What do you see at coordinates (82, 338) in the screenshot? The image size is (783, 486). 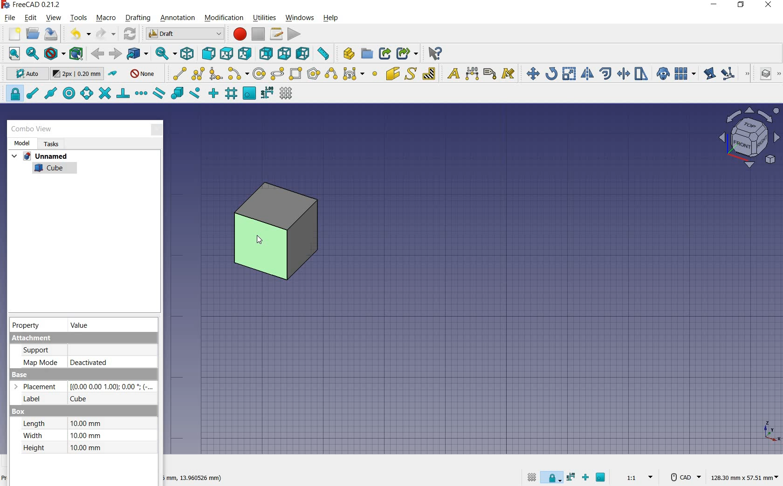 I see `Attachment` at bounding box center [82, 338].